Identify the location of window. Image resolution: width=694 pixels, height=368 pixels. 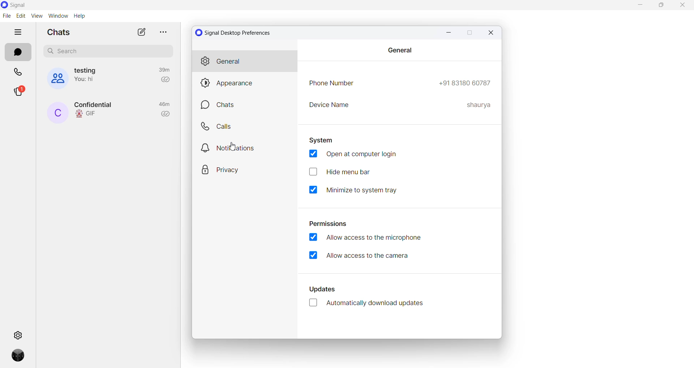
(57, 16).